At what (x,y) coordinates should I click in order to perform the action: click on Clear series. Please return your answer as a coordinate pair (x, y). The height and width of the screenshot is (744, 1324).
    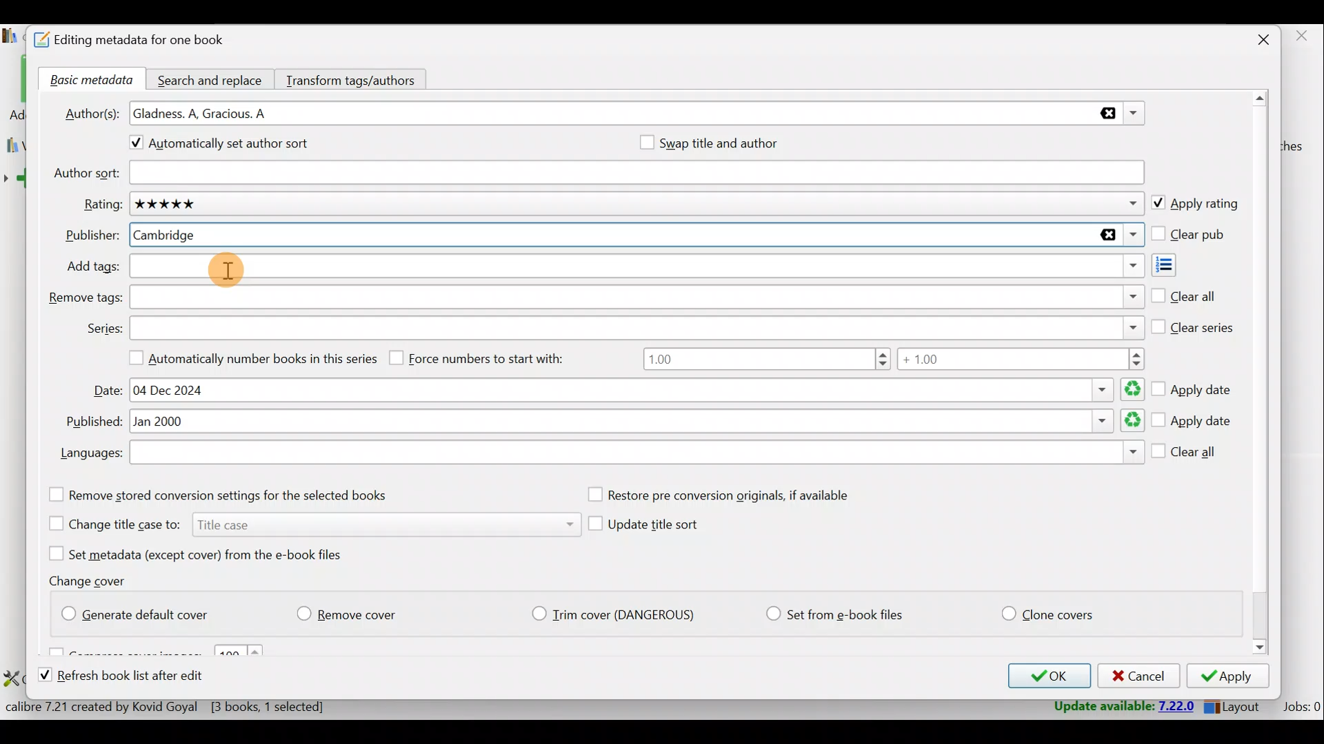
    Looking at the image, I should click on (1194, 324).